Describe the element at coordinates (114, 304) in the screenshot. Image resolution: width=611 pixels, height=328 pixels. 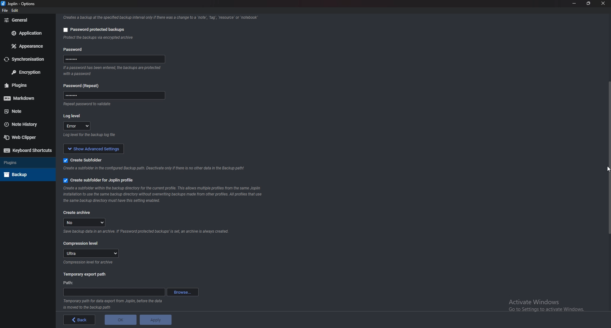
I see `Info` at that location.